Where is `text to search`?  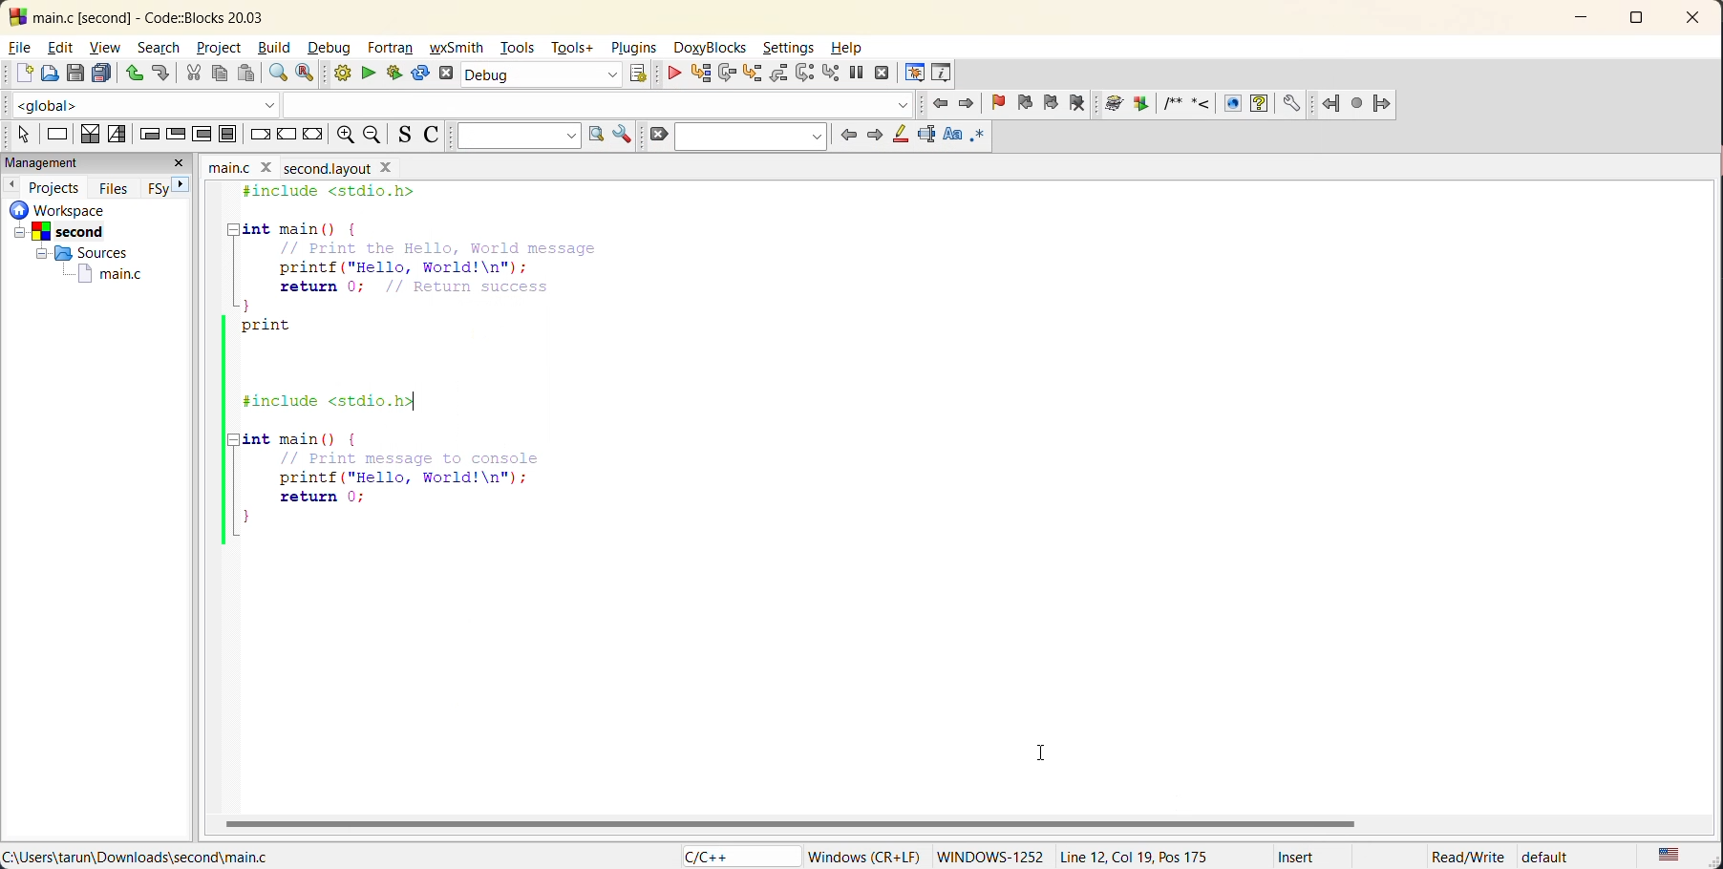 text to search is located at coordinates (516, 135).